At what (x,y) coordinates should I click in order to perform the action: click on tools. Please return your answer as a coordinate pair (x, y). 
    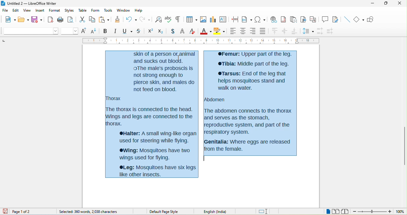
    Looking at the image, I should click on (108, 11).